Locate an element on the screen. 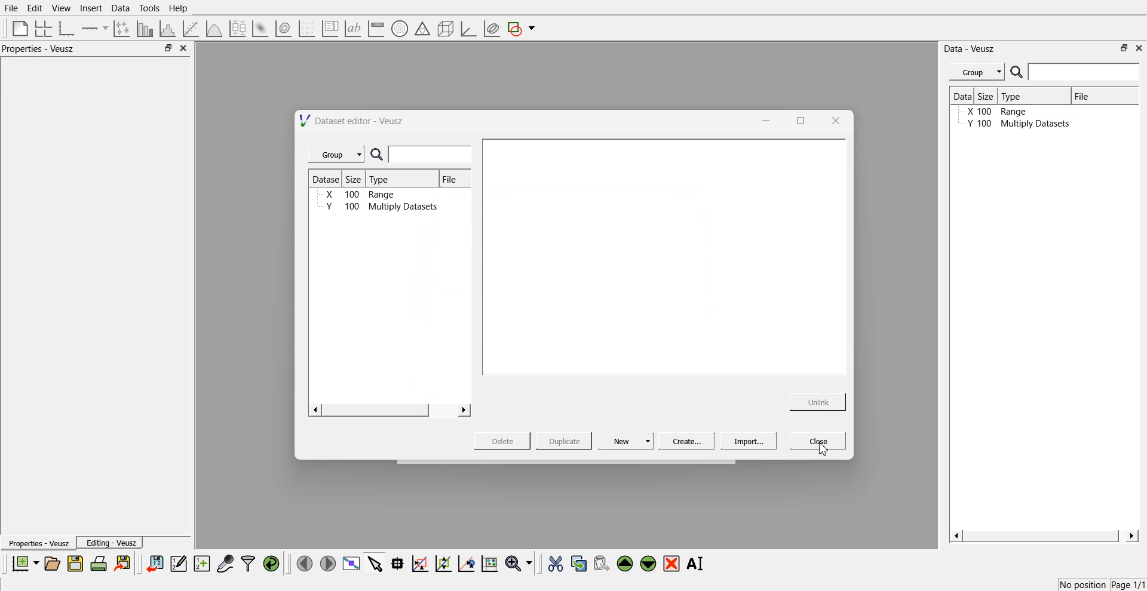  print is located at coordinates (102, 563).